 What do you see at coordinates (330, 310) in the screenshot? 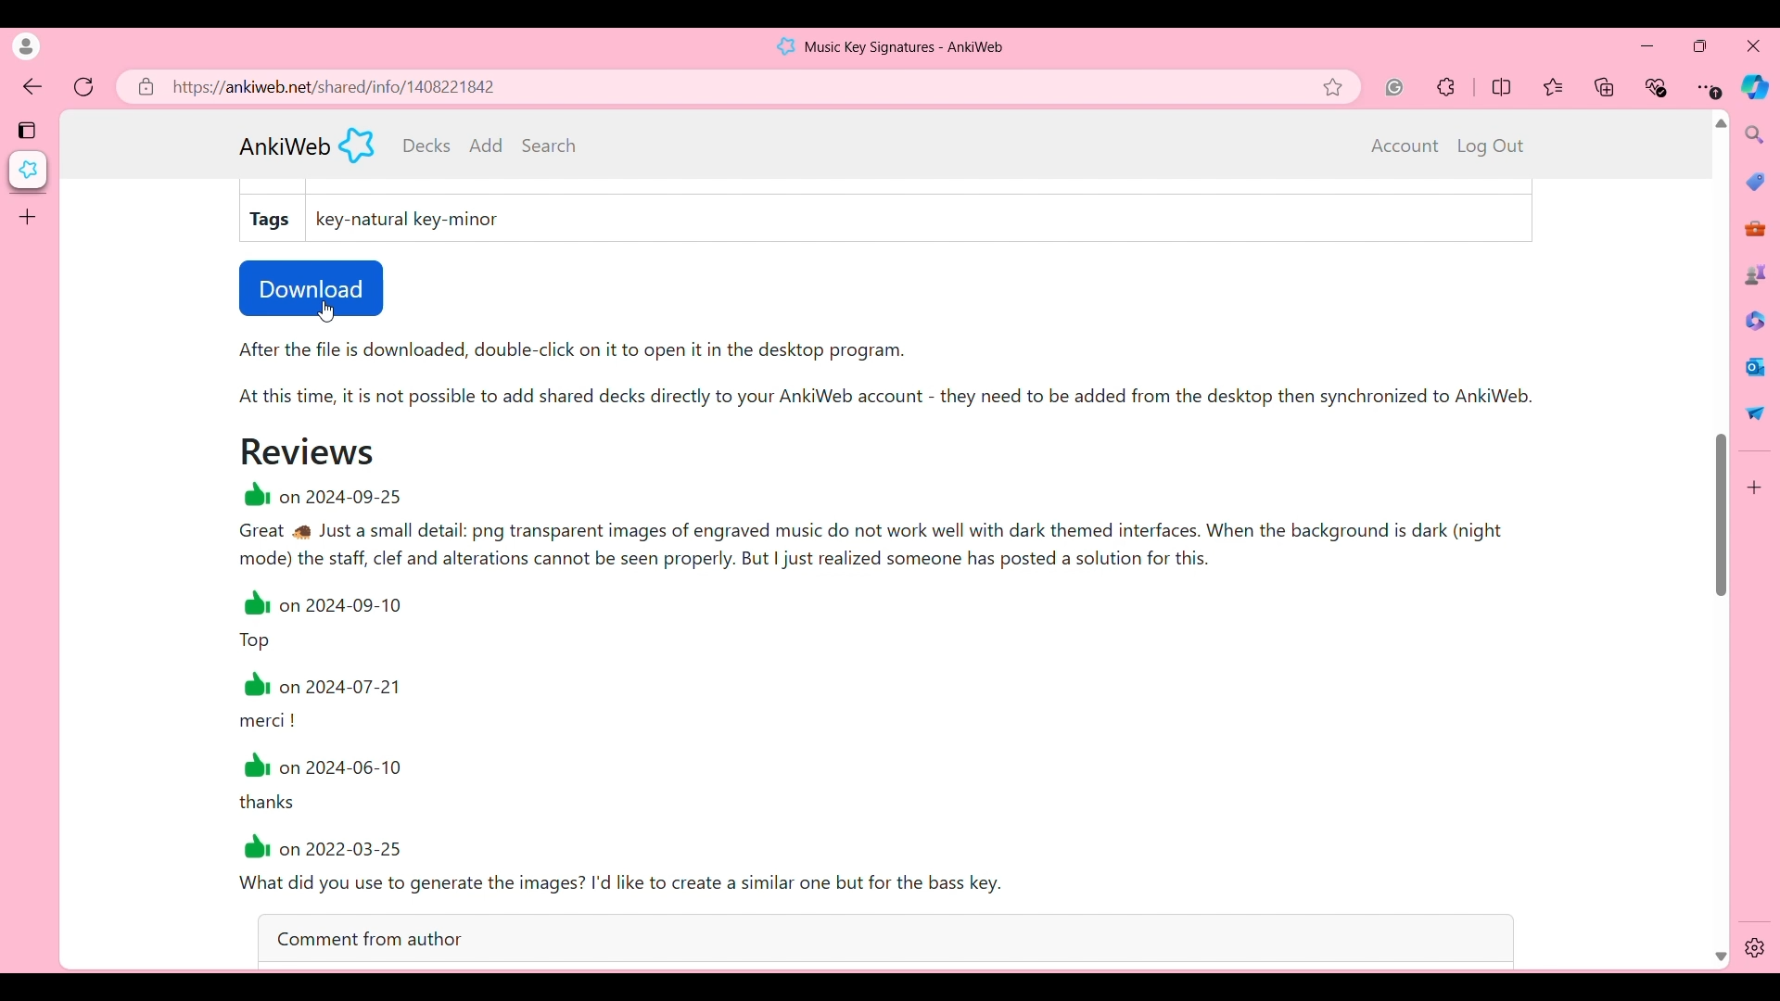
I see `Cursor` at bounding box center [330, 310].